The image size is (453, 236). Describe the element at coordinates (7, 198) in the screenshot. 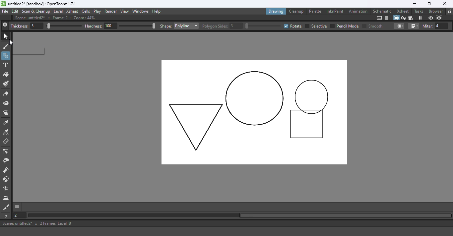

I see `Iron tool` at that location.